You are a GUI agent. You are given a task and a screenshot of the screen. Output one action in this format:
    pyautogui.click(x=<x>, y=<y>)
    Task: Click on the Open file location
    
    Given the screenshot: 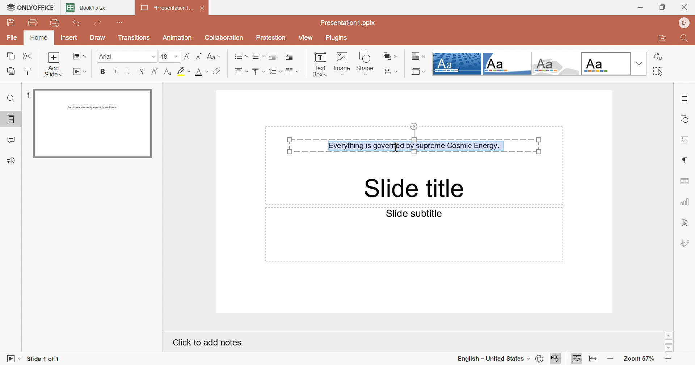 What is the action you would take?
    pyautogui.click(x=662, y=38)
    